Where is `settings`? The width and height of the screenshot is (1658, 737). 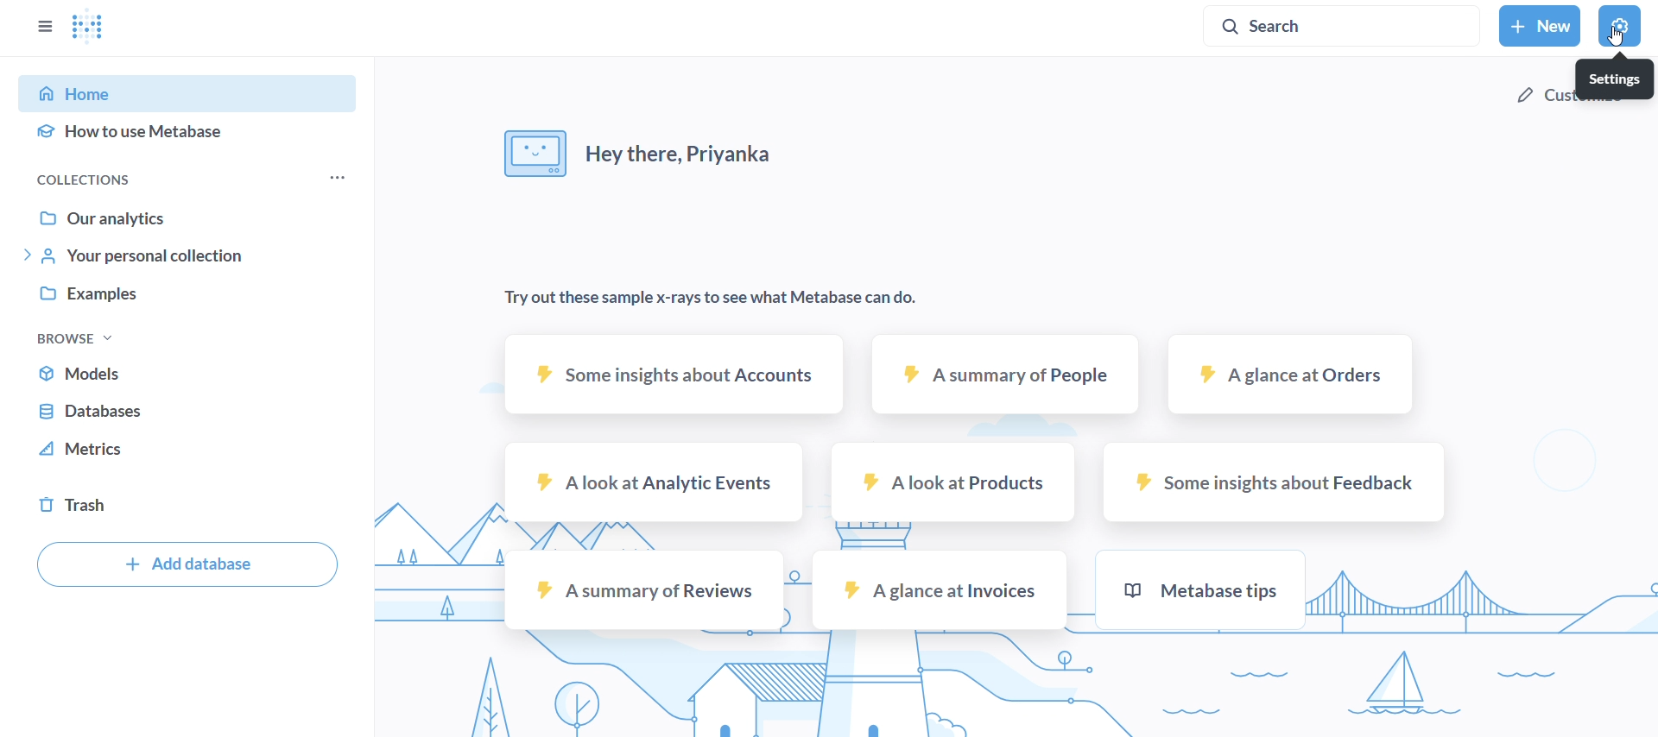
settings is located at coordinates (1622, 28).